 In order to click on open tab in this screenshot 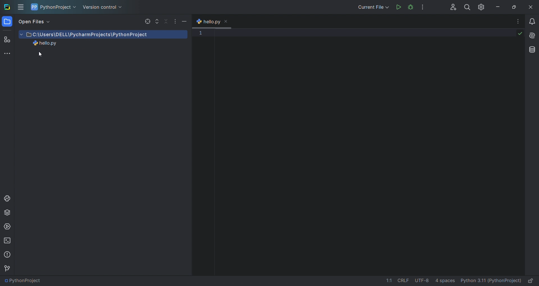, I will do `click(214, 21)`.